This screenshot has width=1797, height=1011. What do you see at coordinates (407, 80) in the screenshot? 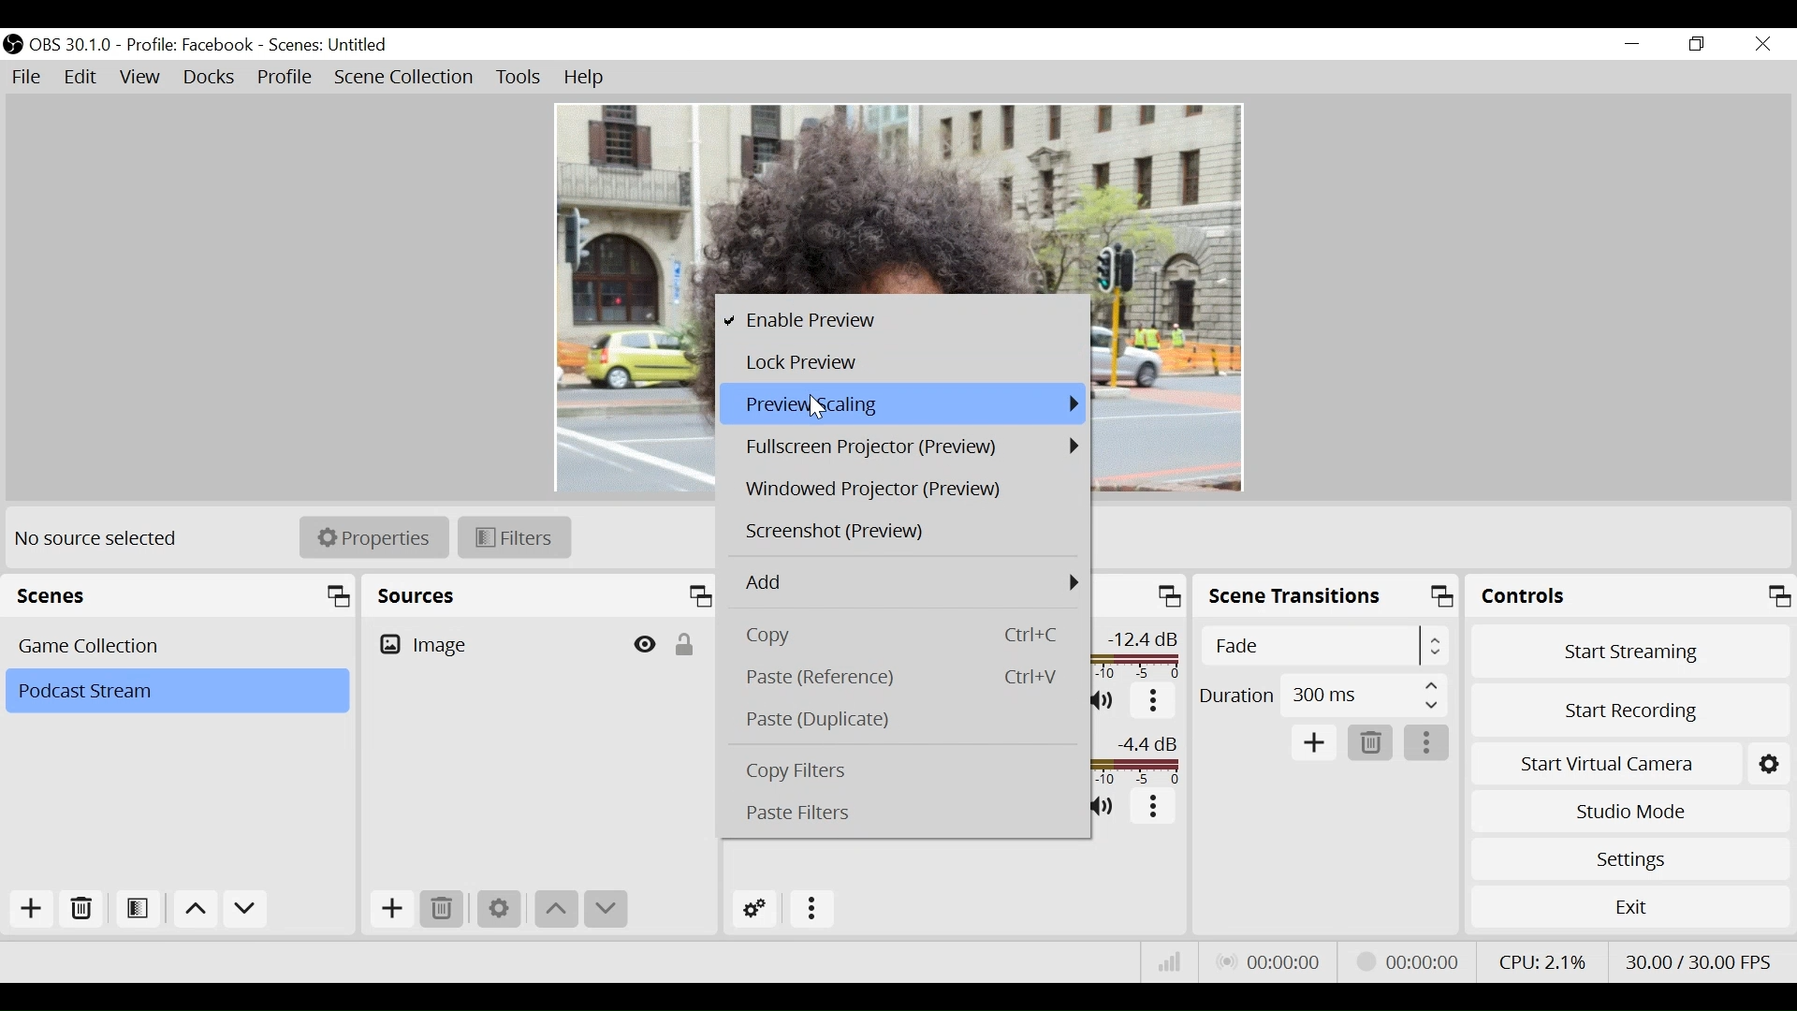
I see `Scene Collection` at bounding box center [407, 80].